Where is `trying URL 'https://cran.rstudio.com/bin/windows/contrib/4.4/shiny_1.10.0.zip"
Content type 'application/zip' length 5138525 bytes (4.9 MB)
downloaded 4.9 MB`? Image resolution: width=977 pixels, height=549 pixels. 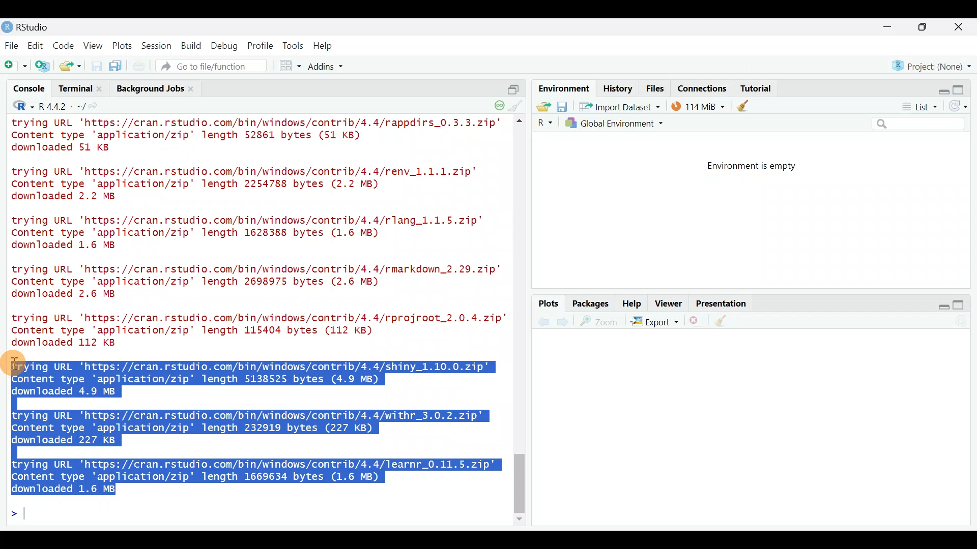 trying URL 'https://cran.rstudio.com/bin/windows/contrib/4.4/shiny_1.10.0.zip"
Content type 'application/zip' length 5138525 bytes (4.9 MB)
downloaded 4.9 MB is located at coordinates (259, 377).